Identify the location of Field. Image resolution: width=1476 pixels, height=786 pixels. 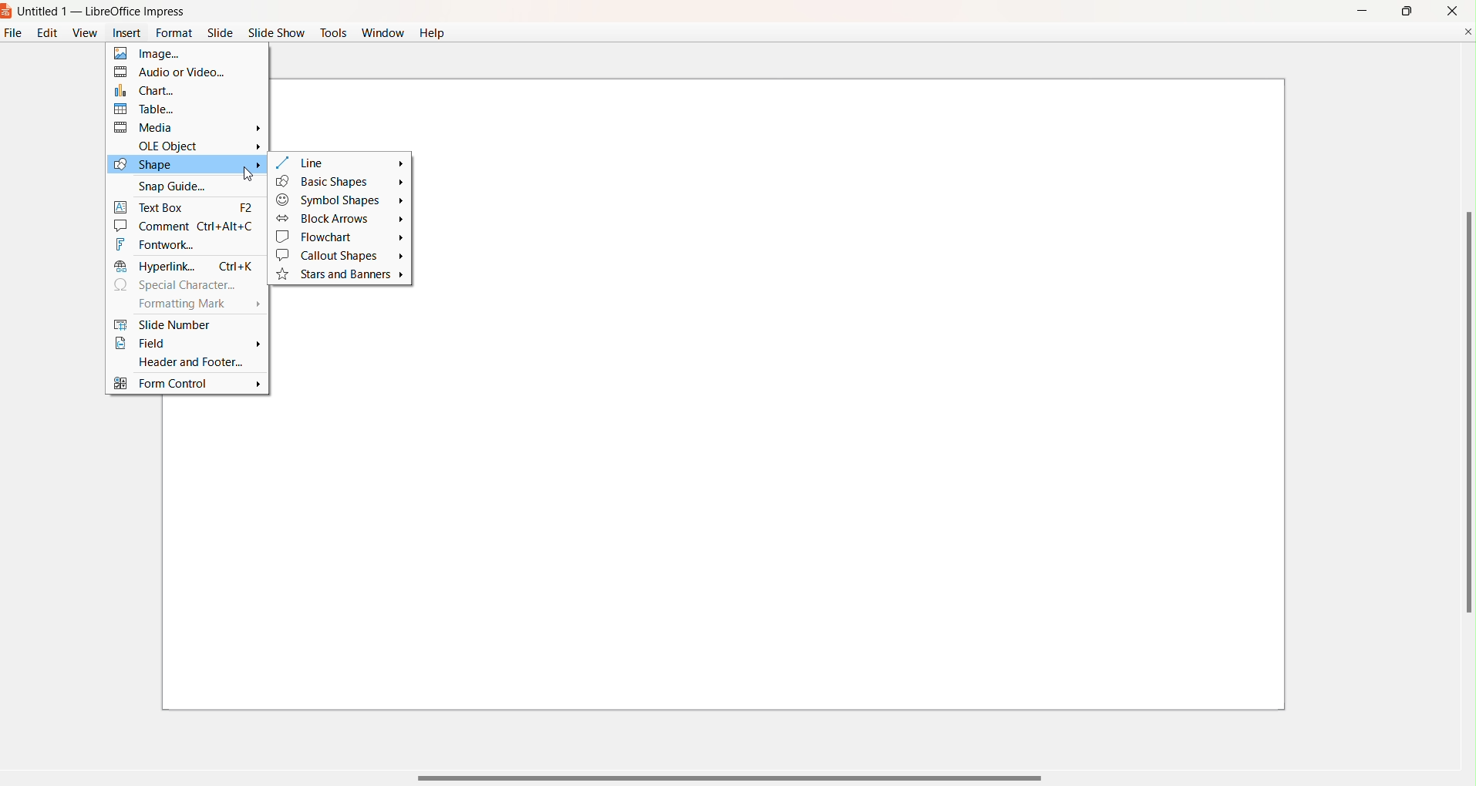
(187, 344).